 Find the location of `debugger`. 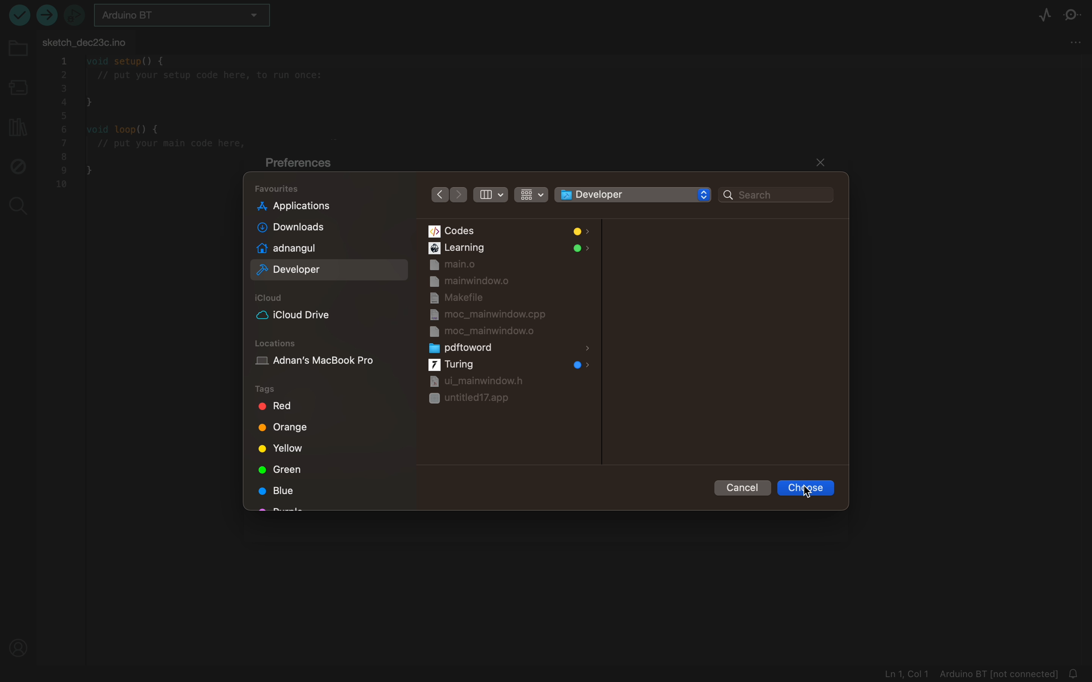

debugger is located at coordinates (19, 166).